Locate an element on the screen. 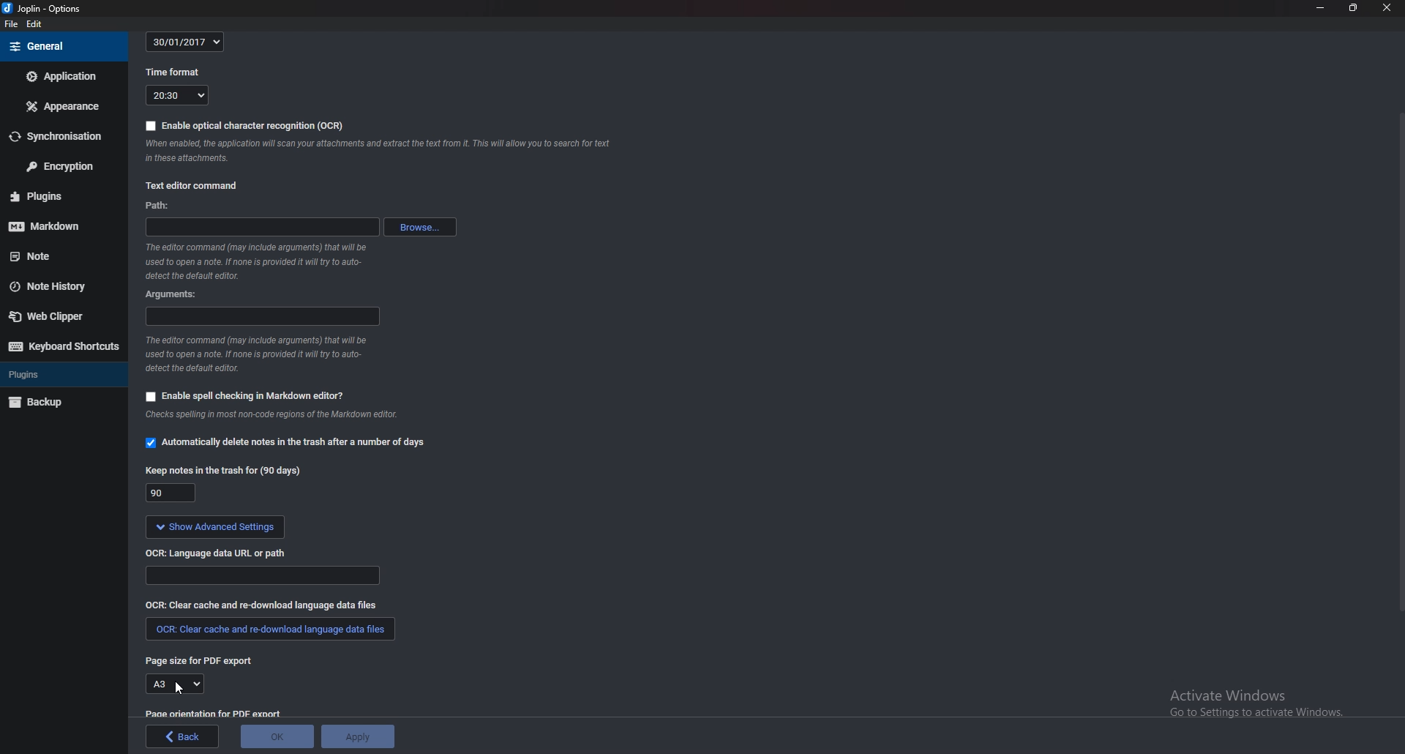 The height and width of the screenshot is (754, 1405). Enable spell checking is located at coordinates (247, 396).